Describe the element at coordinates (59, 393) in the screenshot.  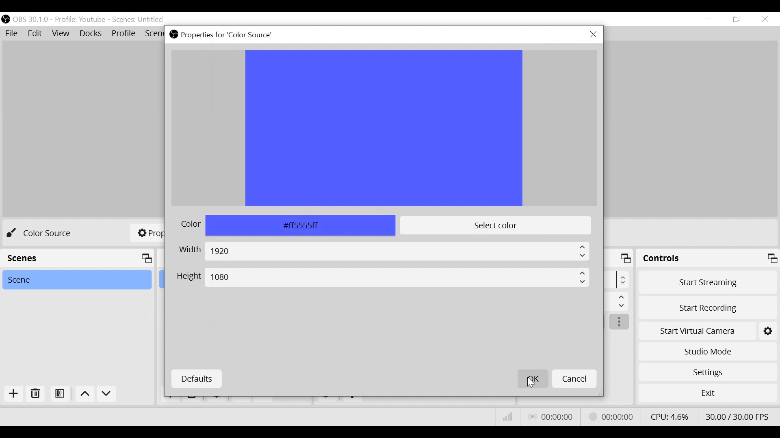
I see `Open Scene Filter` at that location.